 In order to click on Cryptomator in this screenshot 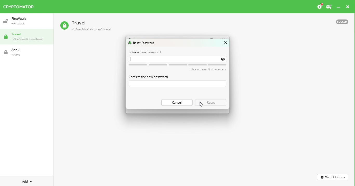, I will do `click(19, 6)`.